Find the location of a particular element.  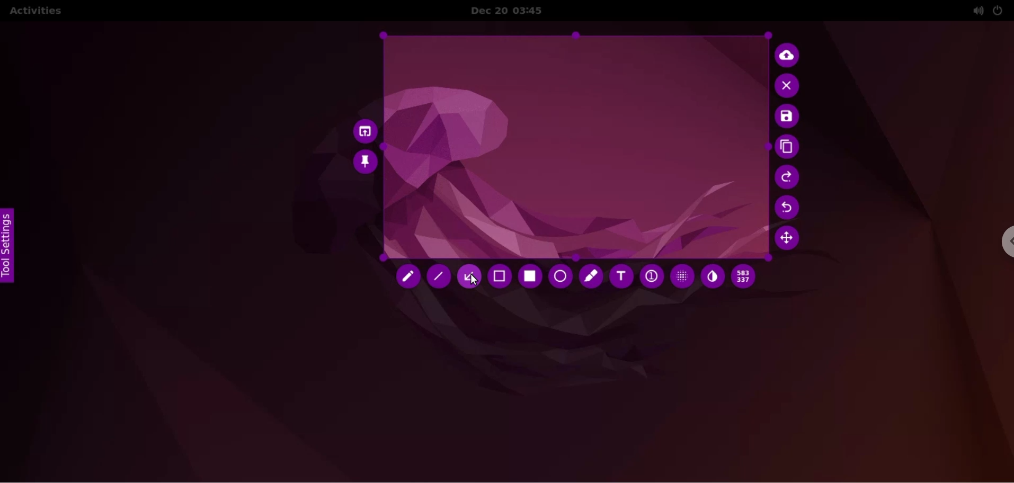

move selection is located at coordinates (790, 240).